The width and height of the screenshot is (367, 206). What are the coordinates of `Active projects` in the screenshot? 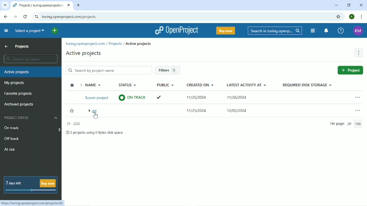 It's located at (84, 53).